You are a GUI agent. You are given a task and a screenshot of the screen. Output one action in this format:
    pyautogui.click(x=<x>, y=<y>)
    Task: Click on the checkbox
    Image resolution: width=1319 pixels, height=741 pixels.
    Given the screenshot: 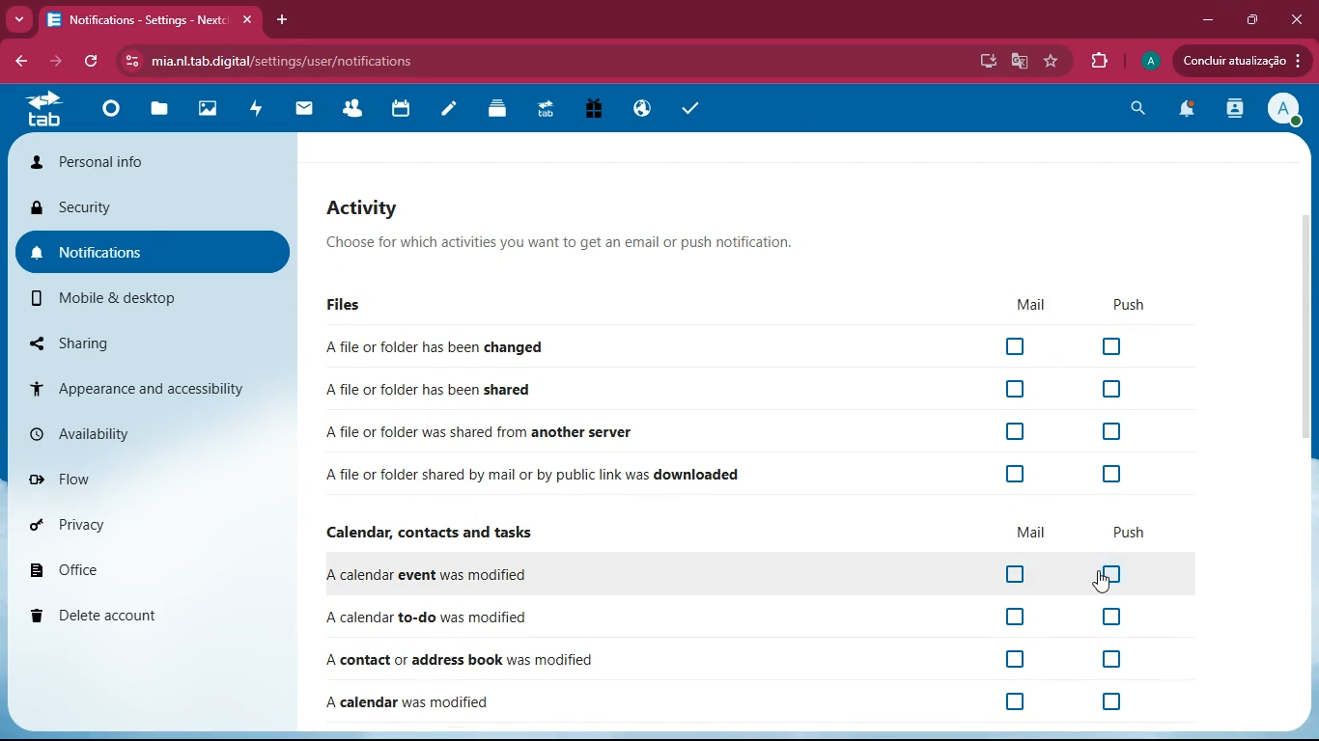 What is the action you would take?
    pyautogui.click(x=1111, y=433)
    